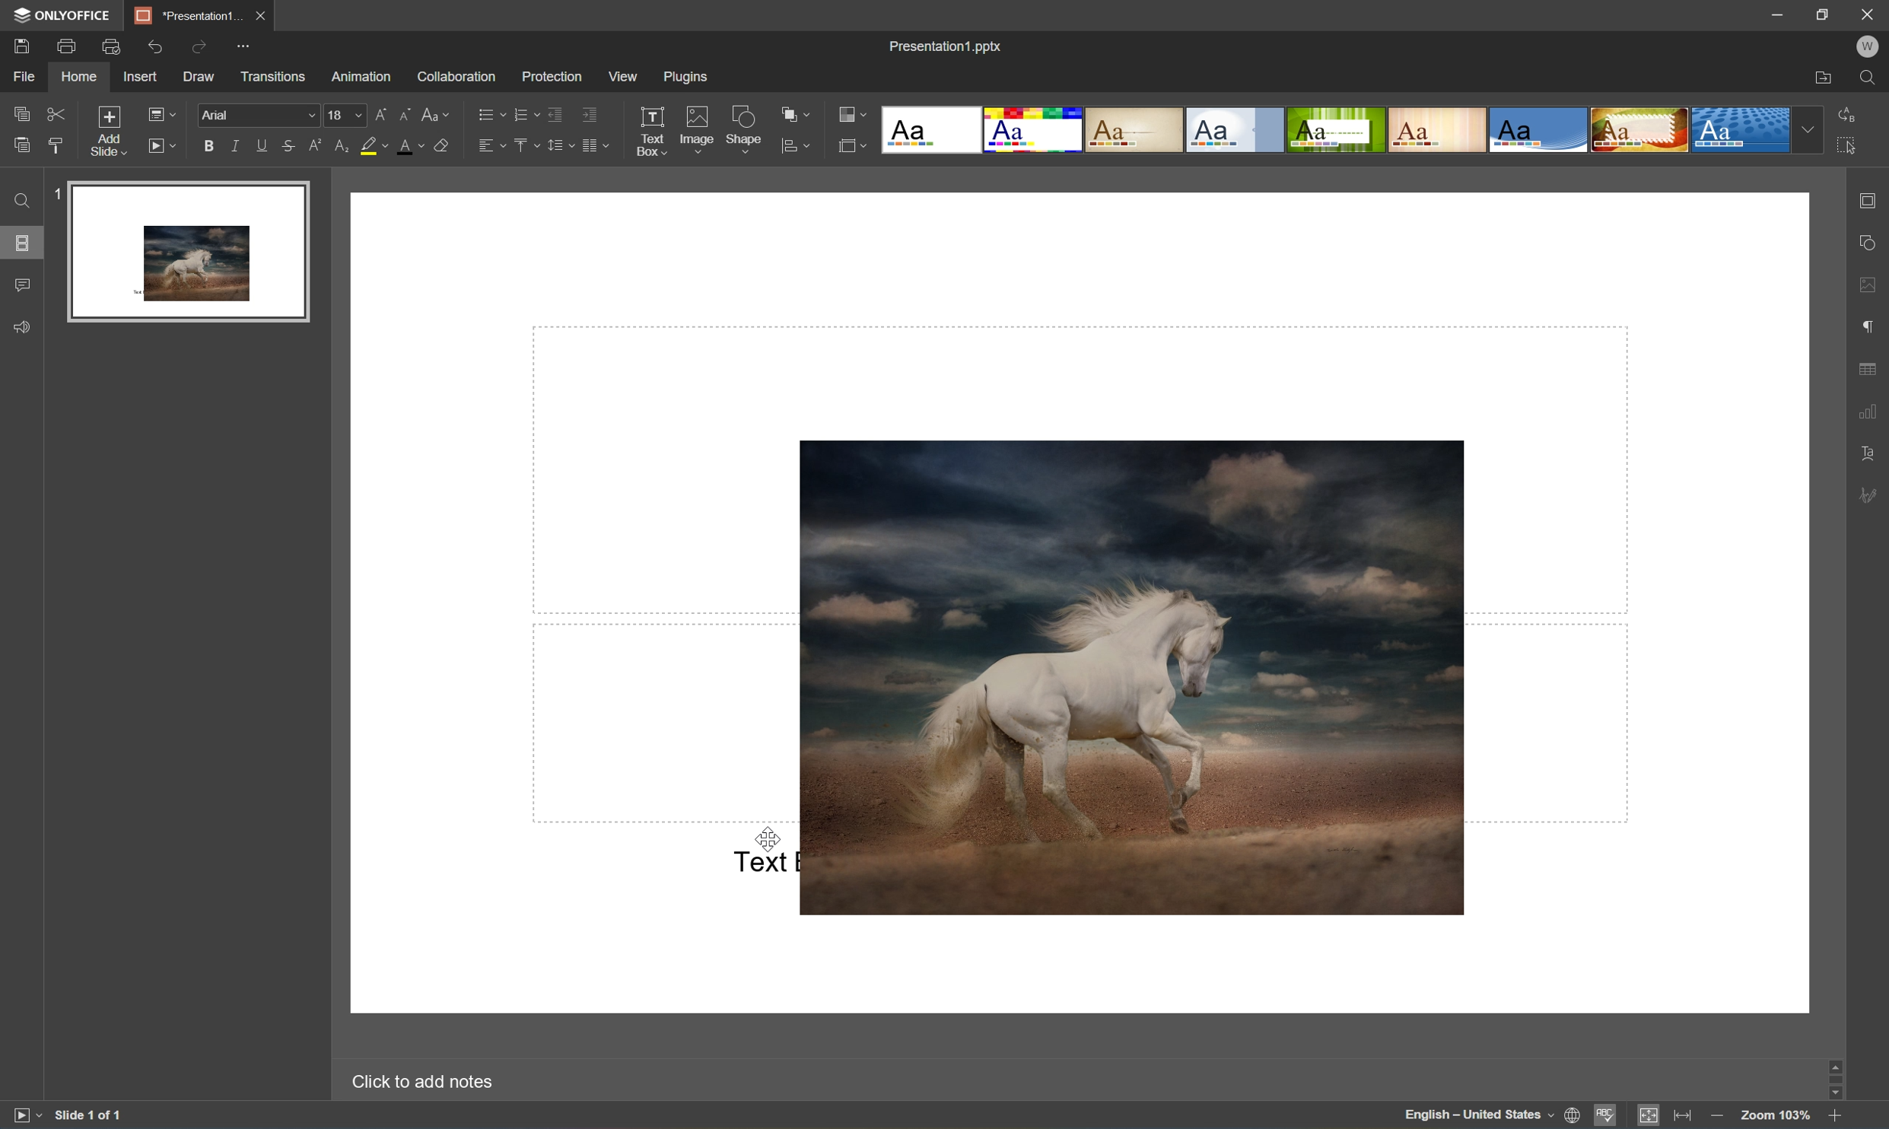 The height and width of the screenshot is (1129, 1889). I want to click on Green Leaf, so click(1335, 130).